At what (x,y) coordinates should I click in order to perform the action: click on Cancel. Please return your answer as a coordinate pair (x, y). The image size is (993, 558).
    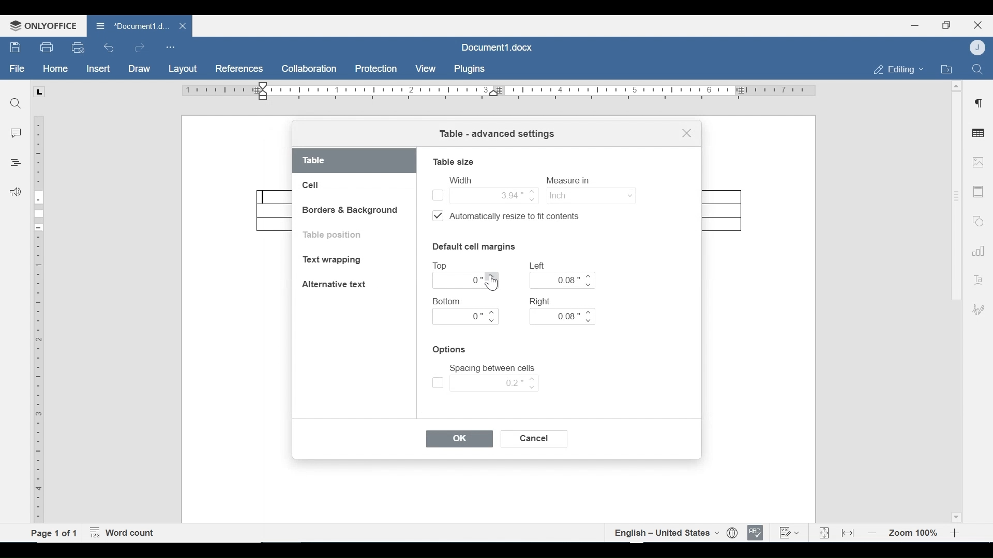
    Looking at the image, I should click on (535, 439).